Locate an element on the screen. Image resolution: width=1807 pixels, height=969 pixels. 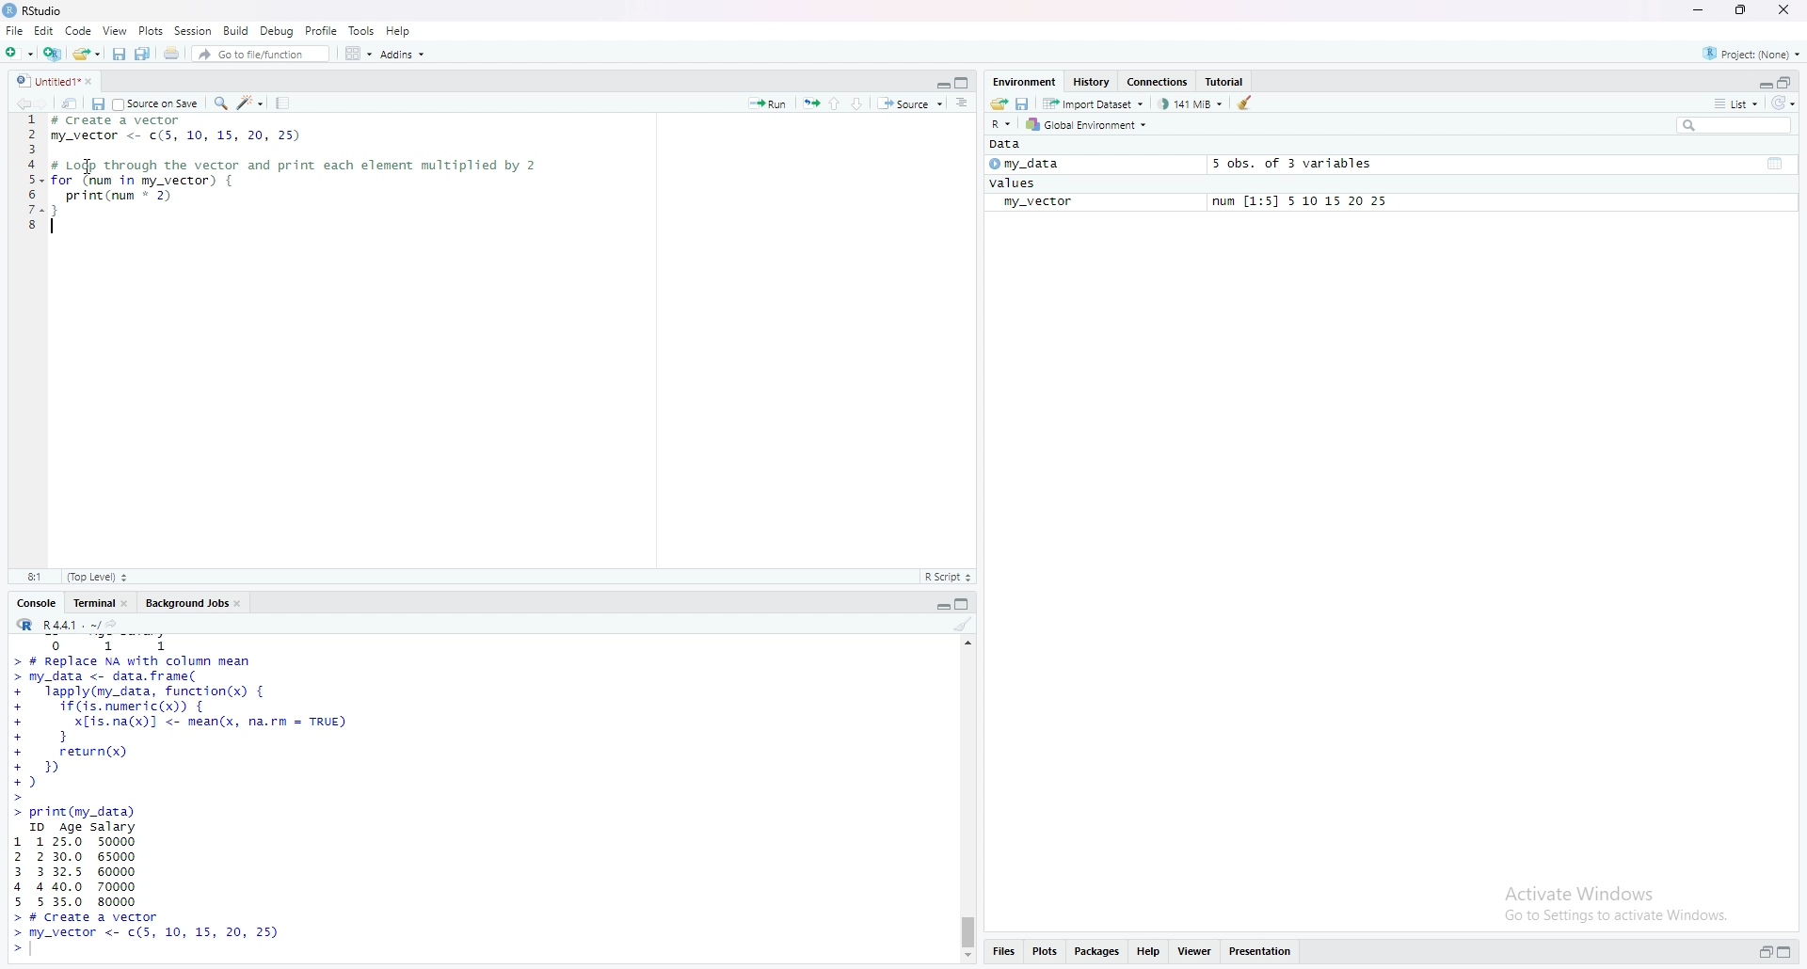
values is located at coordinates (1015, 183).